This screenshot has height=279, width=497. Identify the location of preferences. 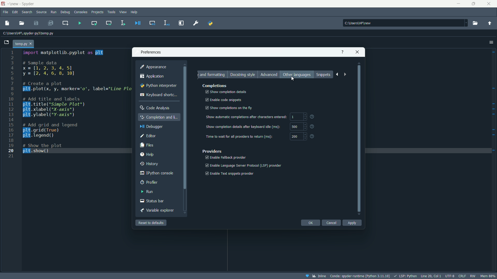
(196, 23).